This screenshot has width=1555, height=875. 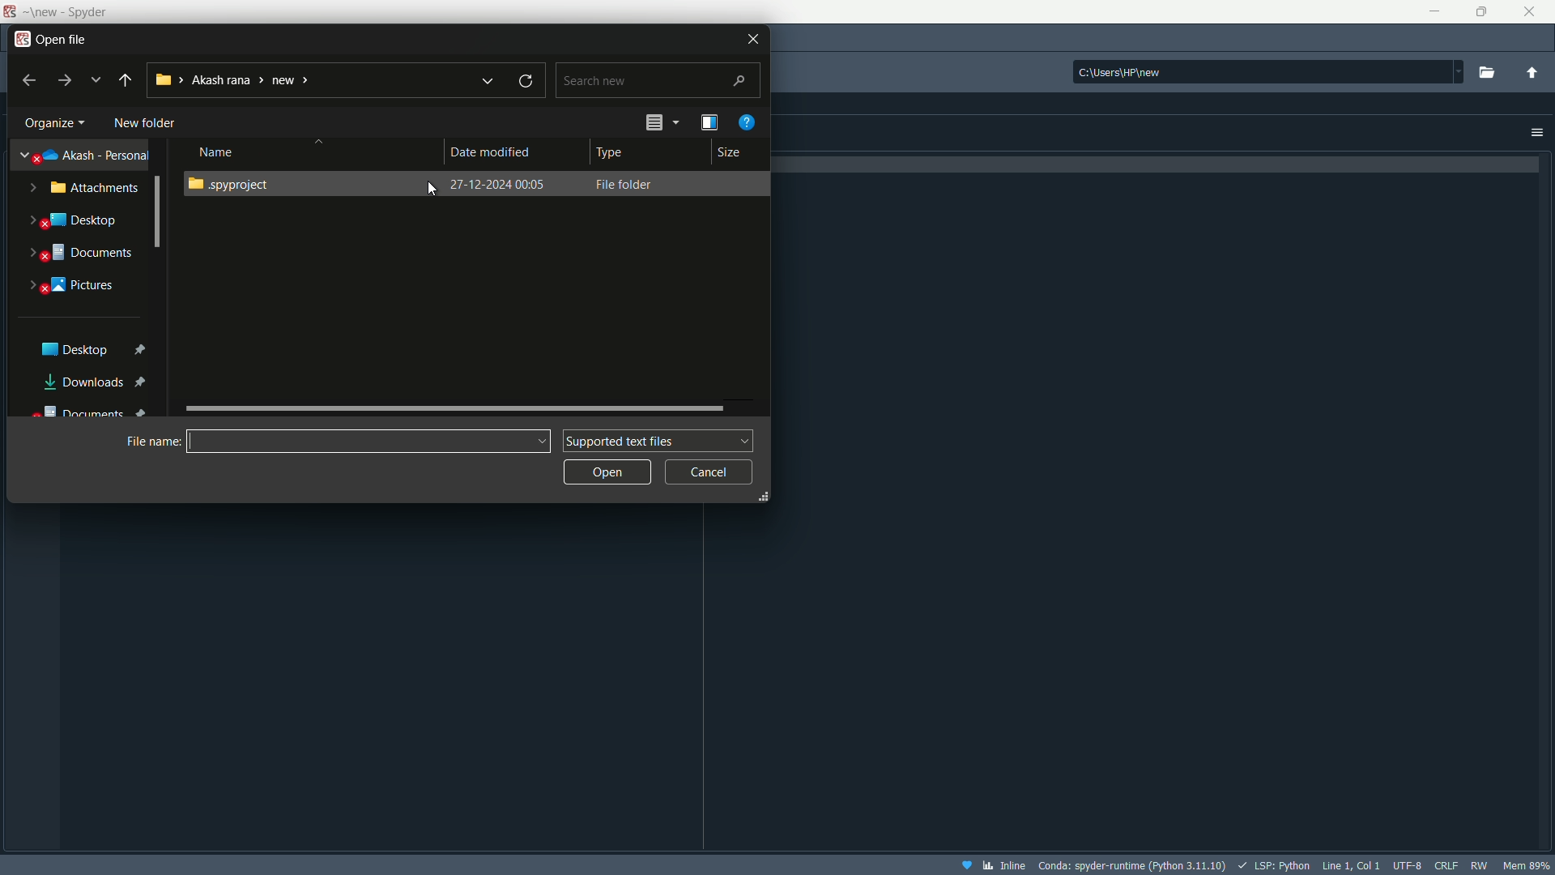 I want to click on File folder, so click(x=475, y=186).